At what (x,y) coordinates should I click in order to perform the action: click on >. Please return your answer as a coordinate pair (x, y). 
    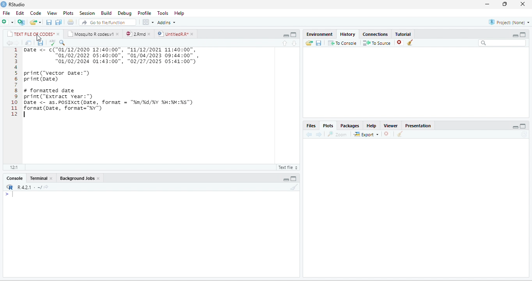
    Looking at the image, I should click on (9, 195).